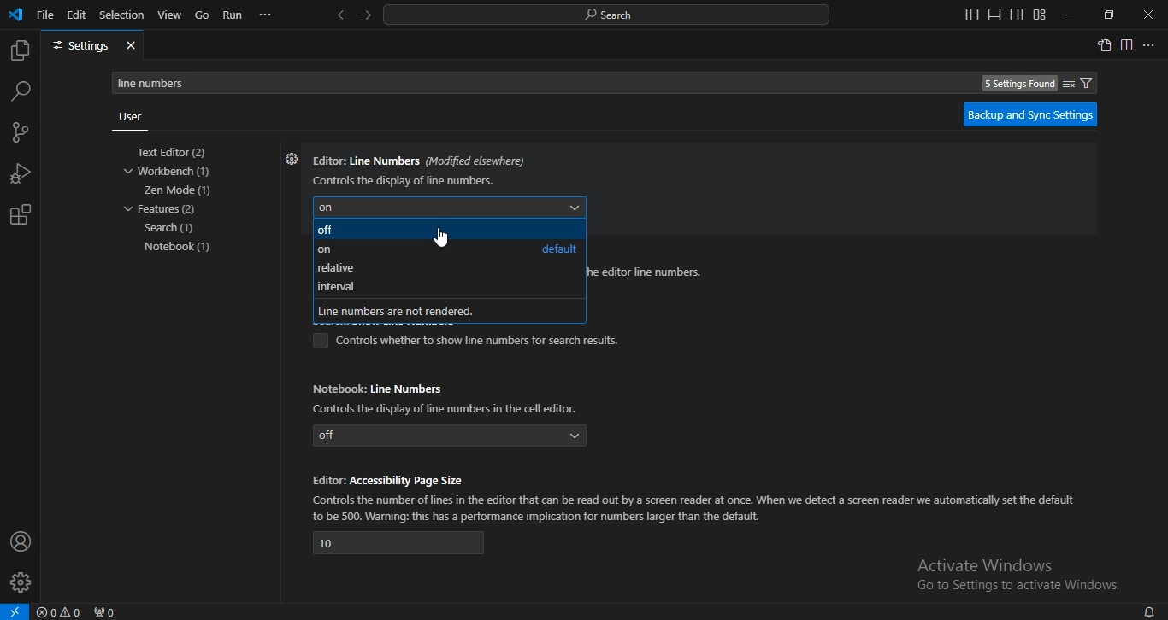  I want to click on ..., so click(266, 15).